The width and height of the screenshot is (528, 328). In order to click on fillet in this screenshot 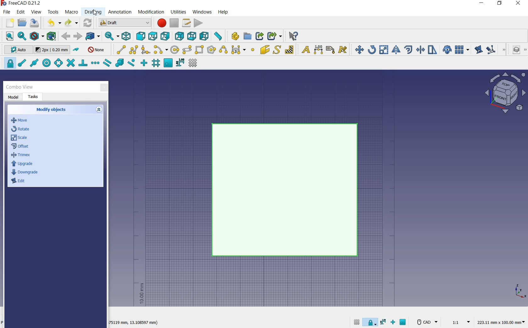, I will do `click(146, 50)`.